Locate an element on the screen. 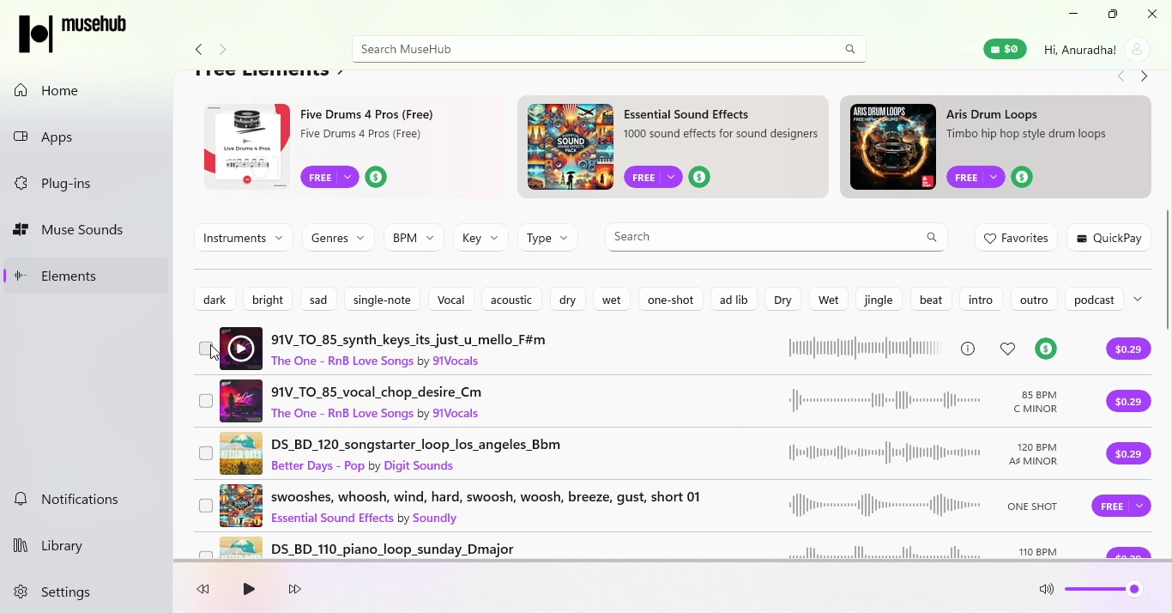  Rewind is located at coordinates (208, 592).